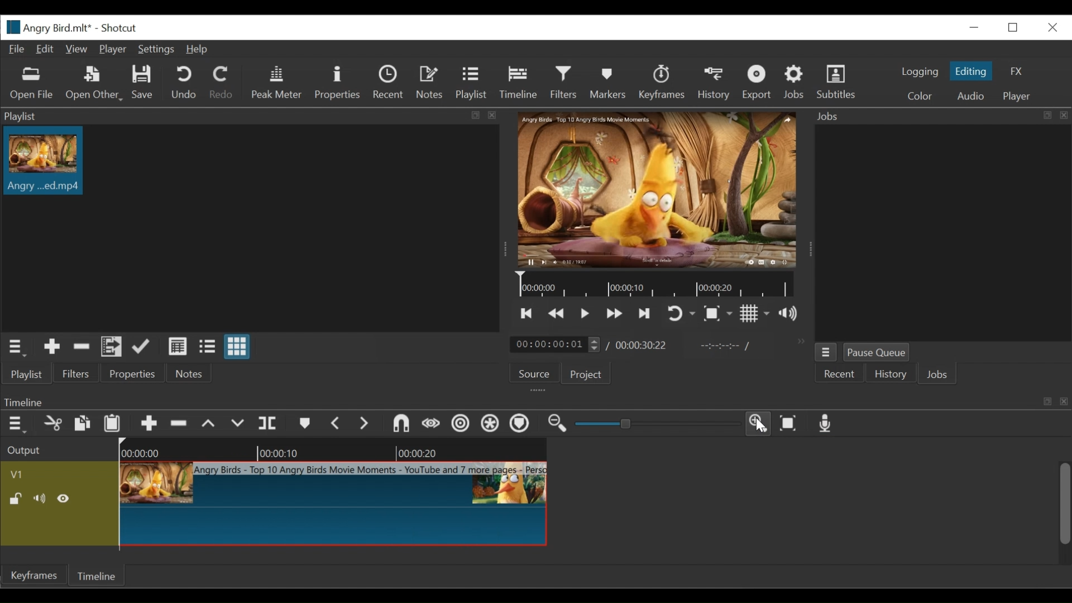 The height and width of the screenshot is (603, 1072). I want to click on Color, so click(920, 95).